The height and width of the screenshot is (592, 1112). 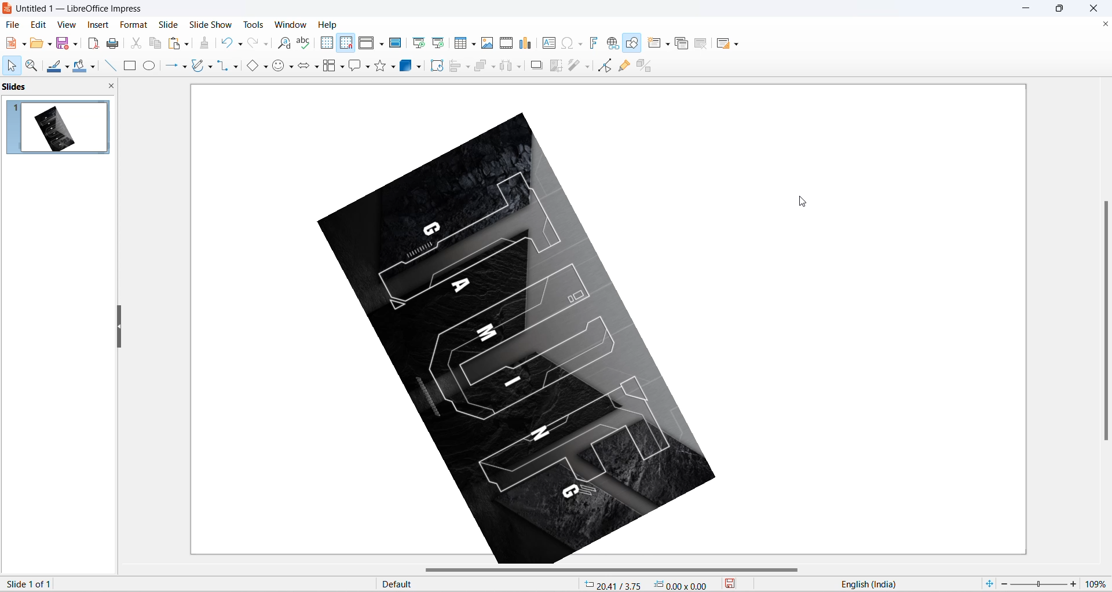 I want to click on rotate, so click(x=436, y=70).